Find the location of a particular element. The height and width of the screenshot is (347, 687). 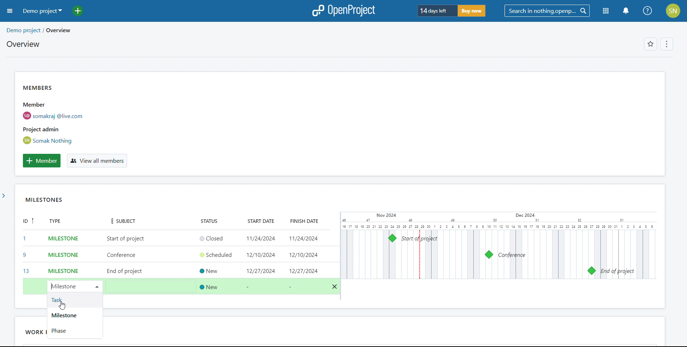

members is located at coordinates (66, 114).